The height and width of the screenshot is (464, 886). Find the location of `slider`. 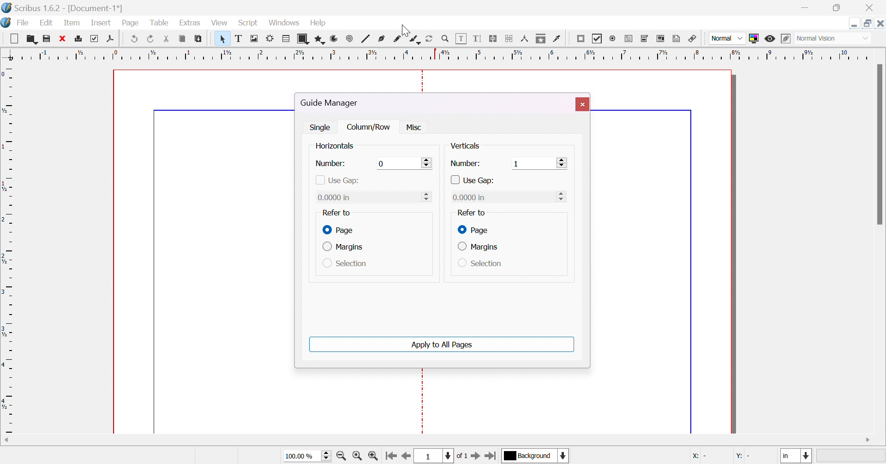

slider is located at coordinates (562, 163).